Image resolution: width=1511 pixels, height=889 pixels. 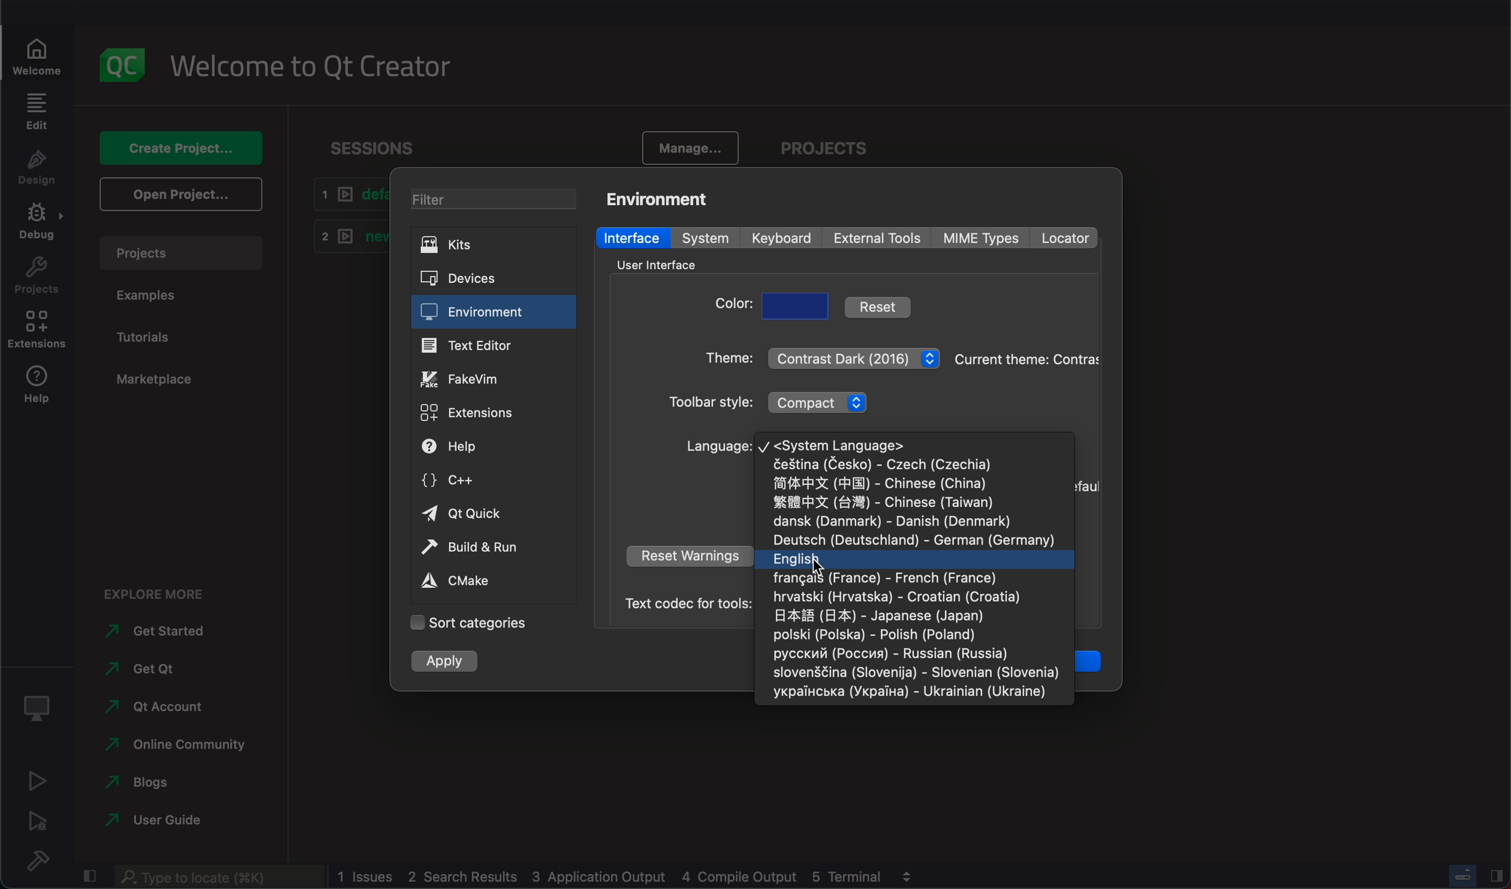 What do you see at coordinates (36, 780) in the screenshot?
I see `run` at bounding box center [36, 780].